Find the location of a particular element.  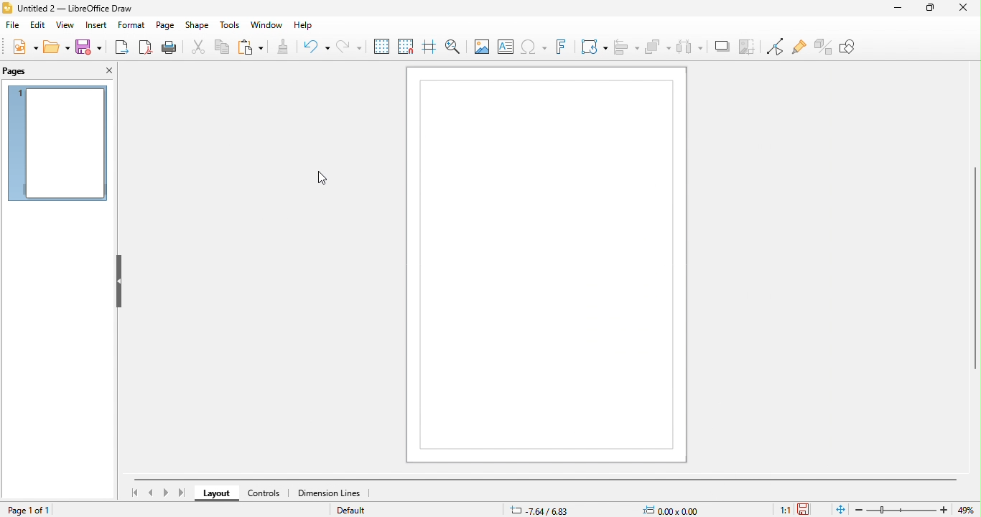

save is located at coordinates (812, 506).